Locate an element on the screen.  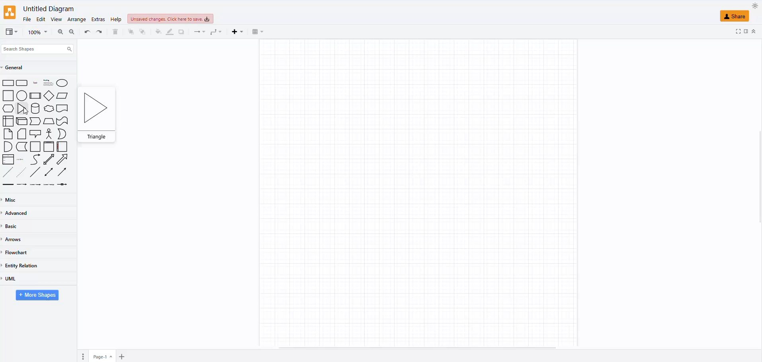
Circle is located at coordinates (62, 83).